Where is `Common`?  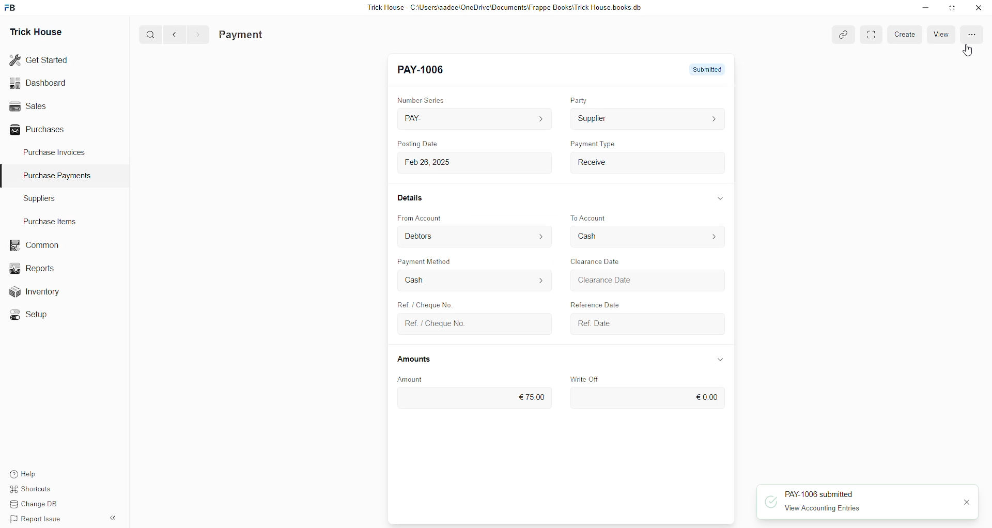 Common is located at coordinates (33, 244).